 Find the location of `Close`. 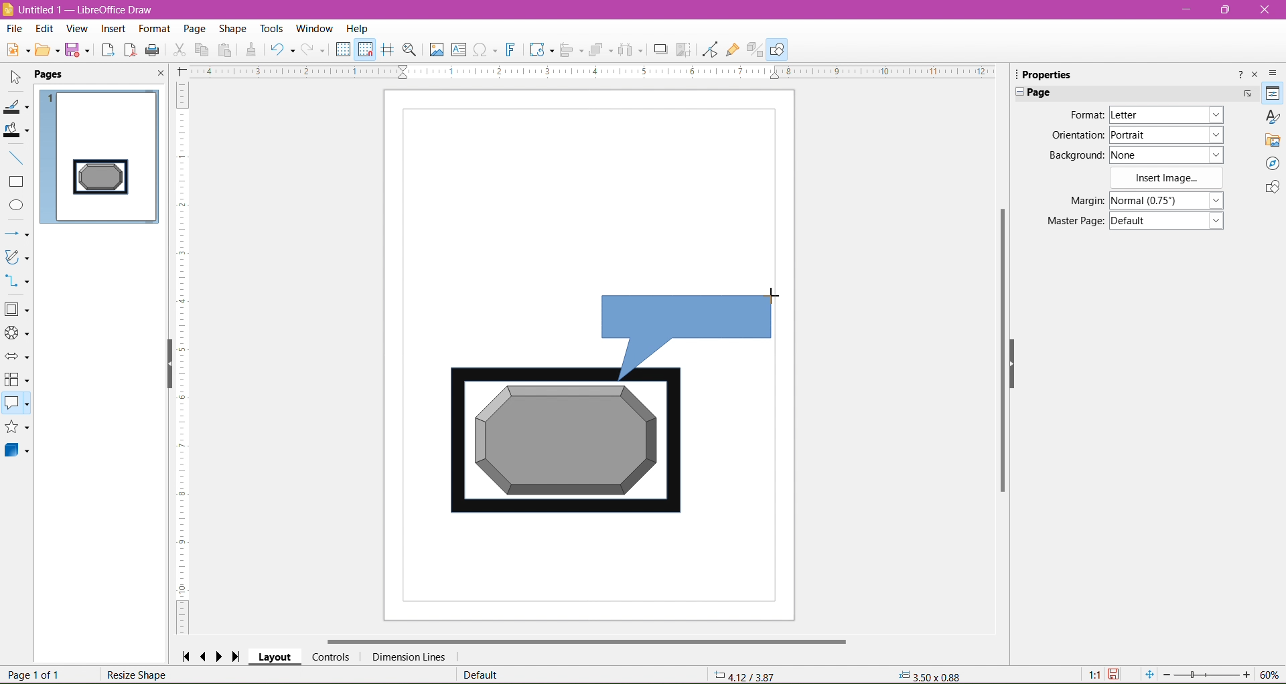

Close is located at coordinates (159, 75).